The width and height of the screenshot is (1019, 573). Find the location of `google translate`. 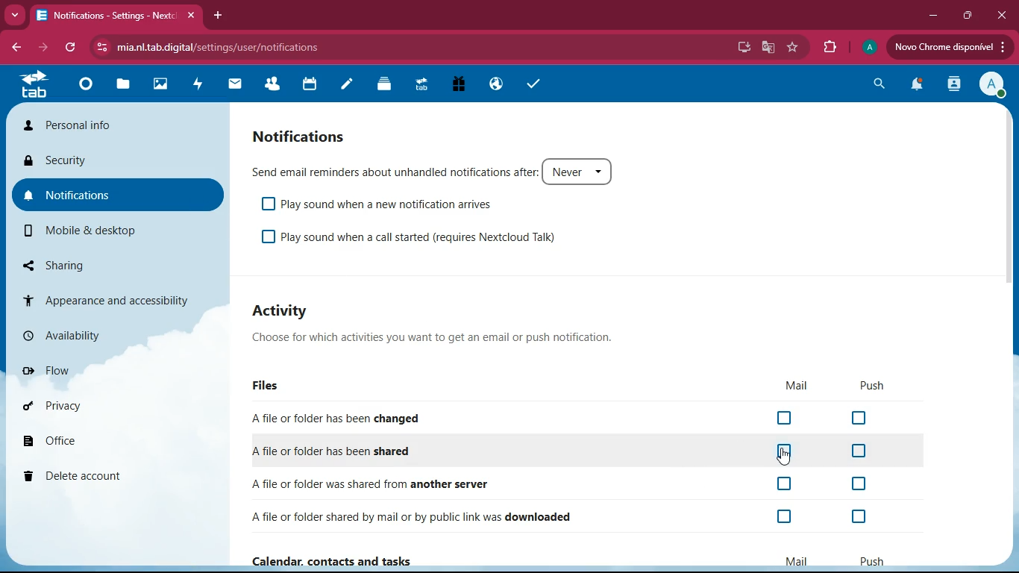

google translate is located at coordinates (766, 48).